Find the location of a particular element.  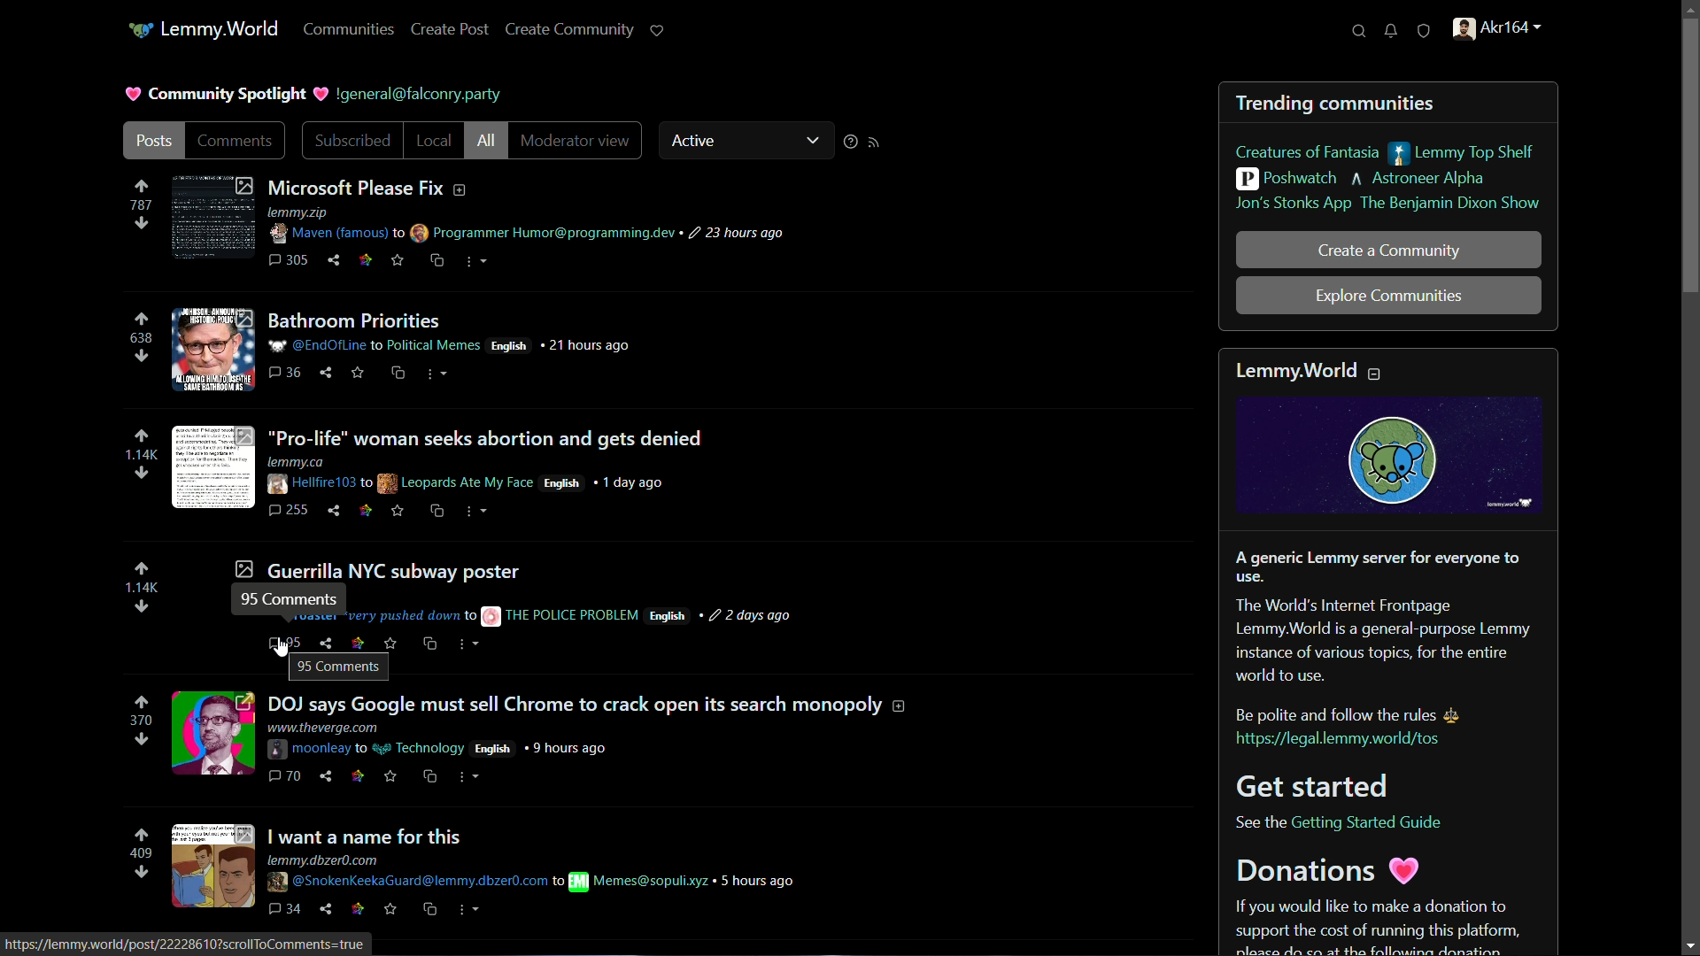

moonleay is located at coordinates (319, 748).